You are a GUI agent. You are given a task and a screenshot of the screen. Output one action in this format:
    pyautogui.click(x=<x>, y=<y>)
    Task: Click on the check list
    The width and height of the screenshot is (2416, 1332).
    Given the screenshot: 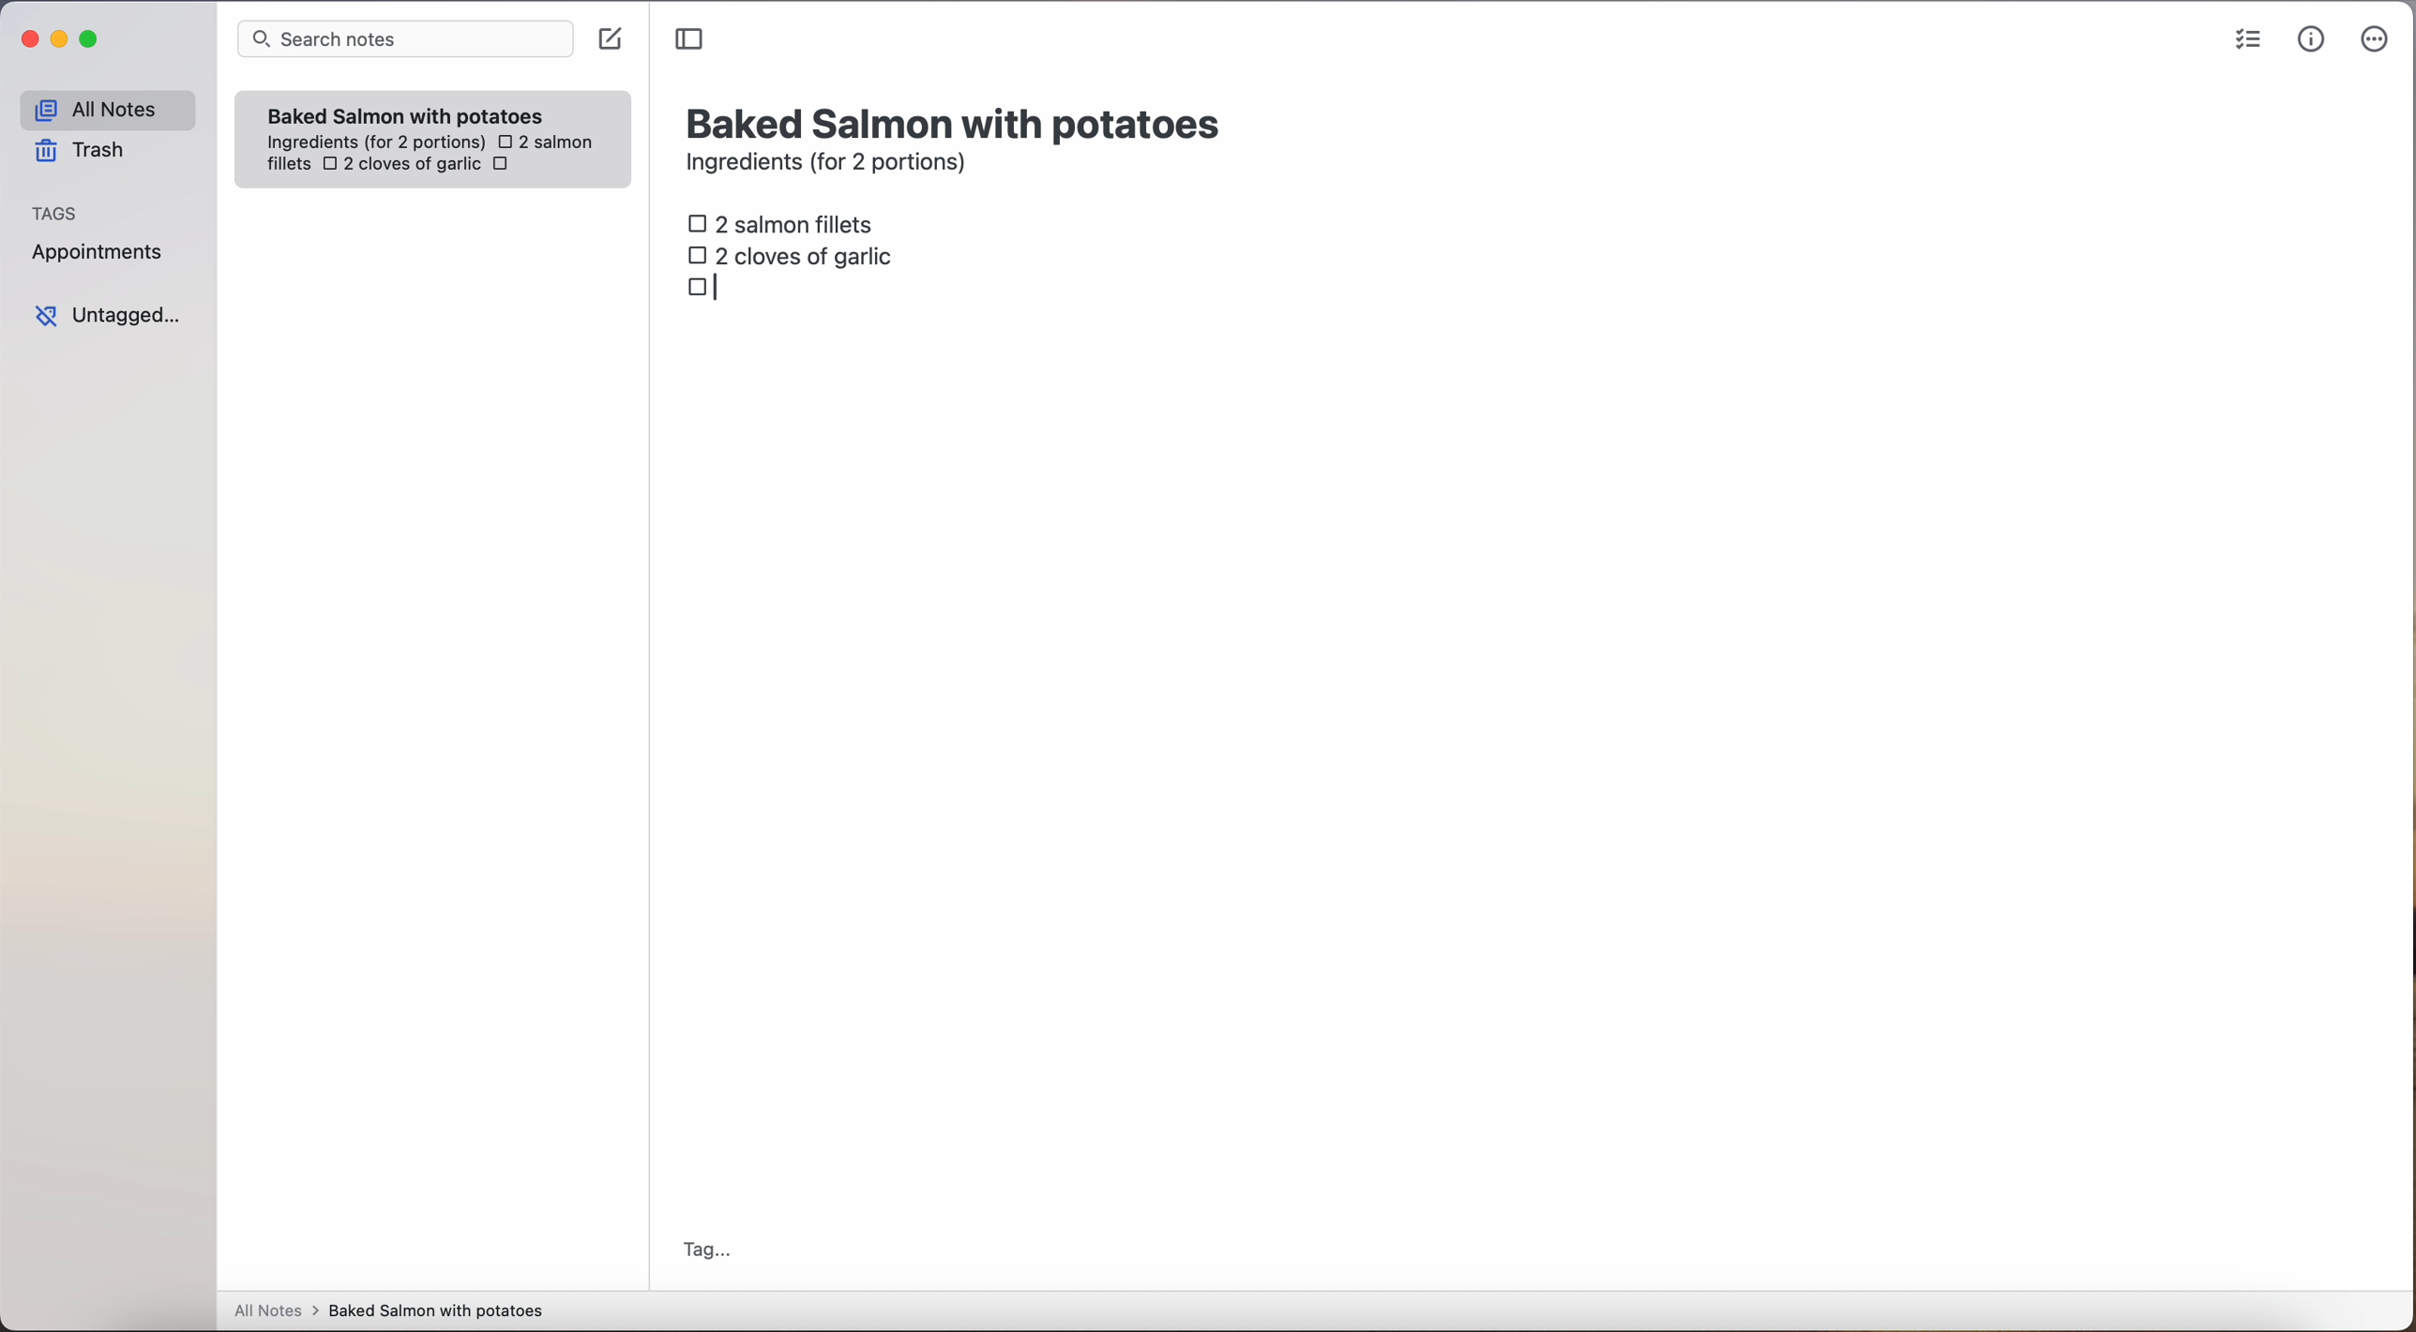 What is the action you would take?
    pyautogui.click(x=2248, y=40)
    